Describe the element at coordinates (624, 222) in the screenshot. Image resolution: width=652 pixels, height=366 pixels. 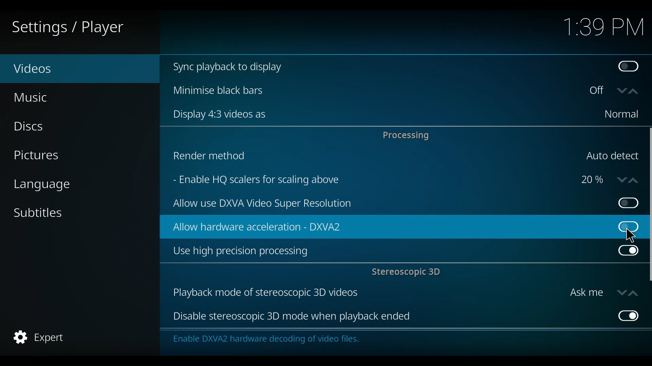
I see `Toggle on/off Allow hardware acceleration` at that location.